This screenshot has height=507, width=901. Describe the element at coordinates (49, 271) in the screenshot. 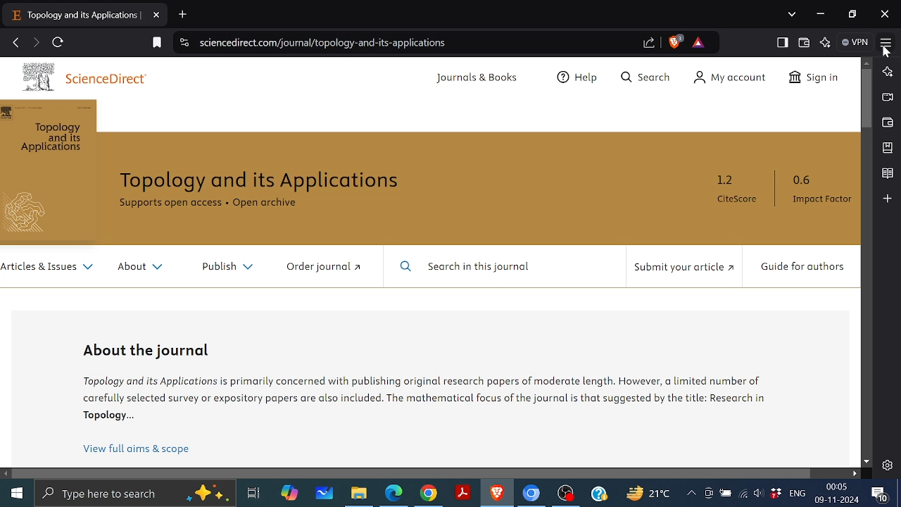

I see `Articles & issues` at that location.